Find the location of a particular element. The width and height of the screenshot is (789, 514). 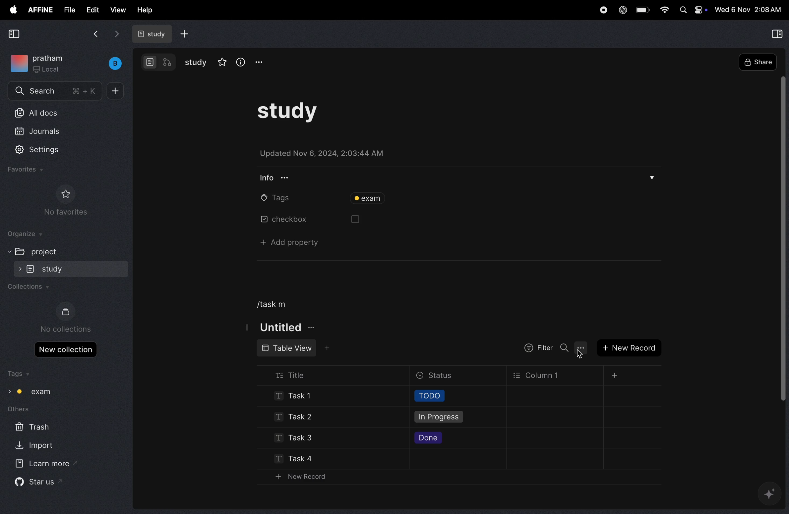

drop down is located at coordinates (651, 176).